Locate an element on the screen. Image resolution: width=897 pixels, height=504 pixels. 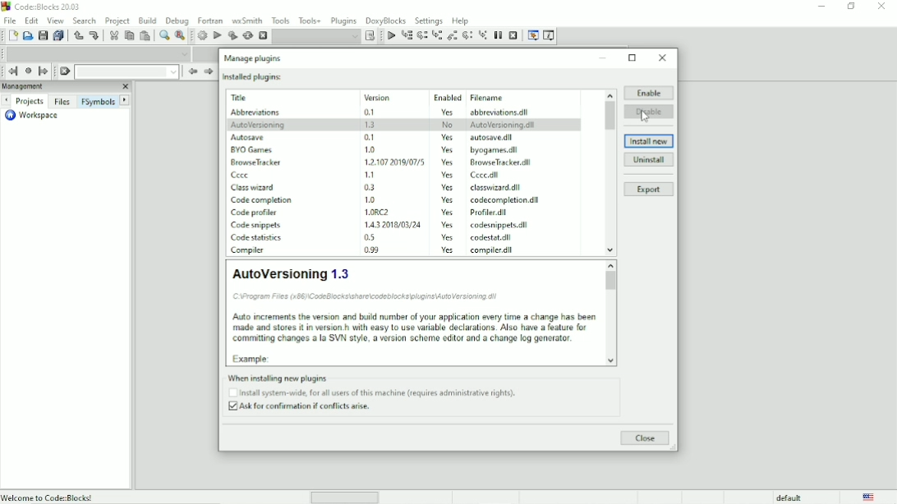
AutoVersioning 1.3 is located at coordinates (289, 273).